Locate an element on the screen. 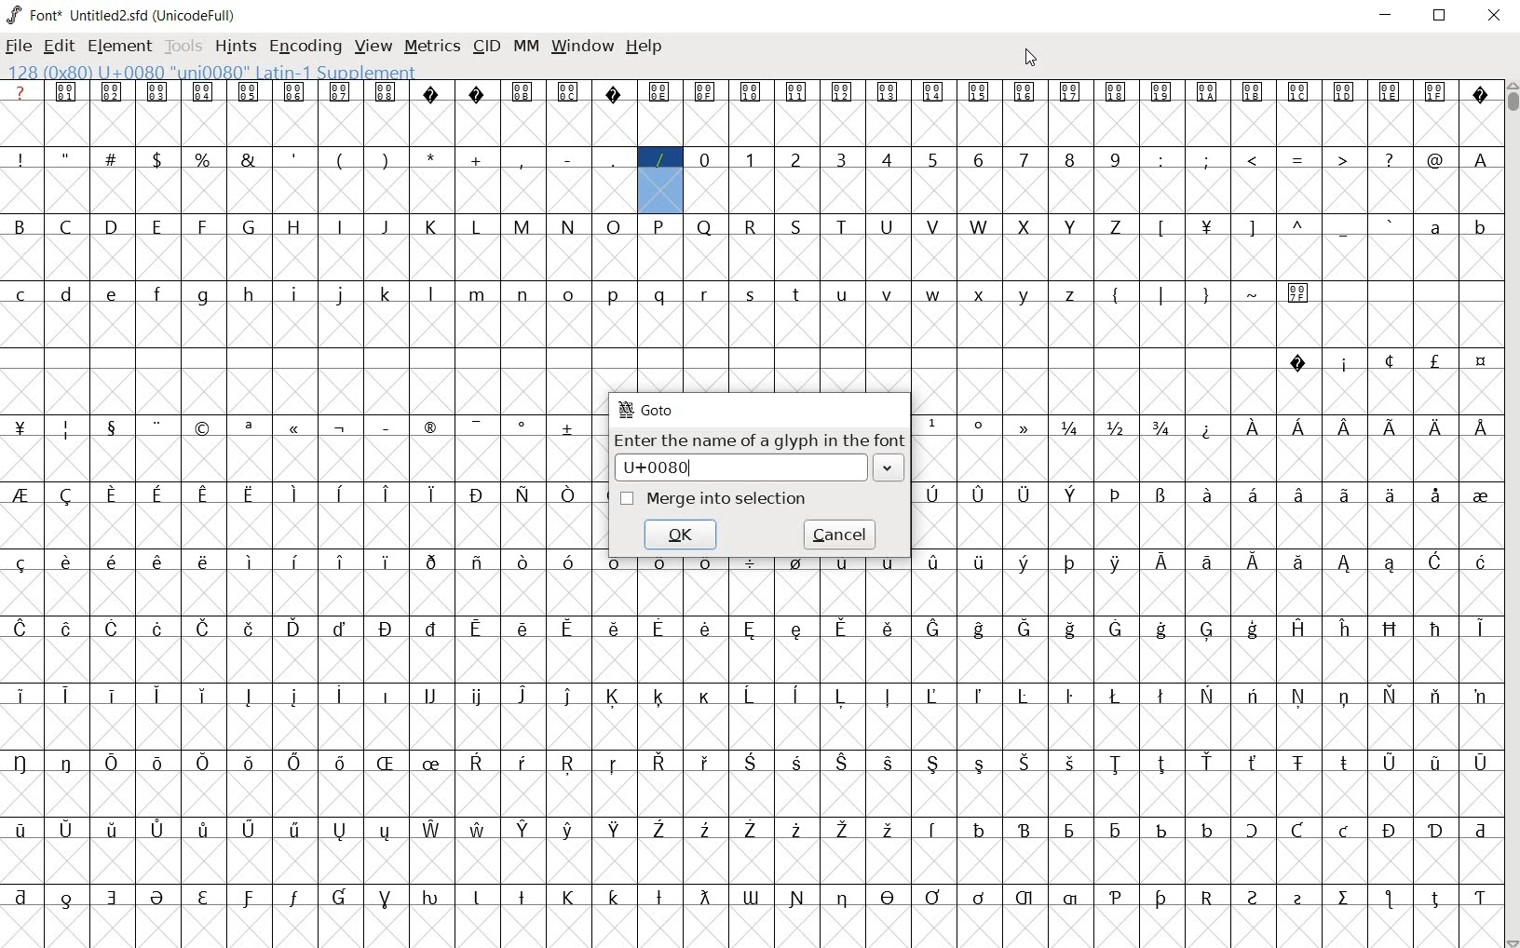 This screenshot has width=1520, height=948. glyph is located at coordinates (796, 160).